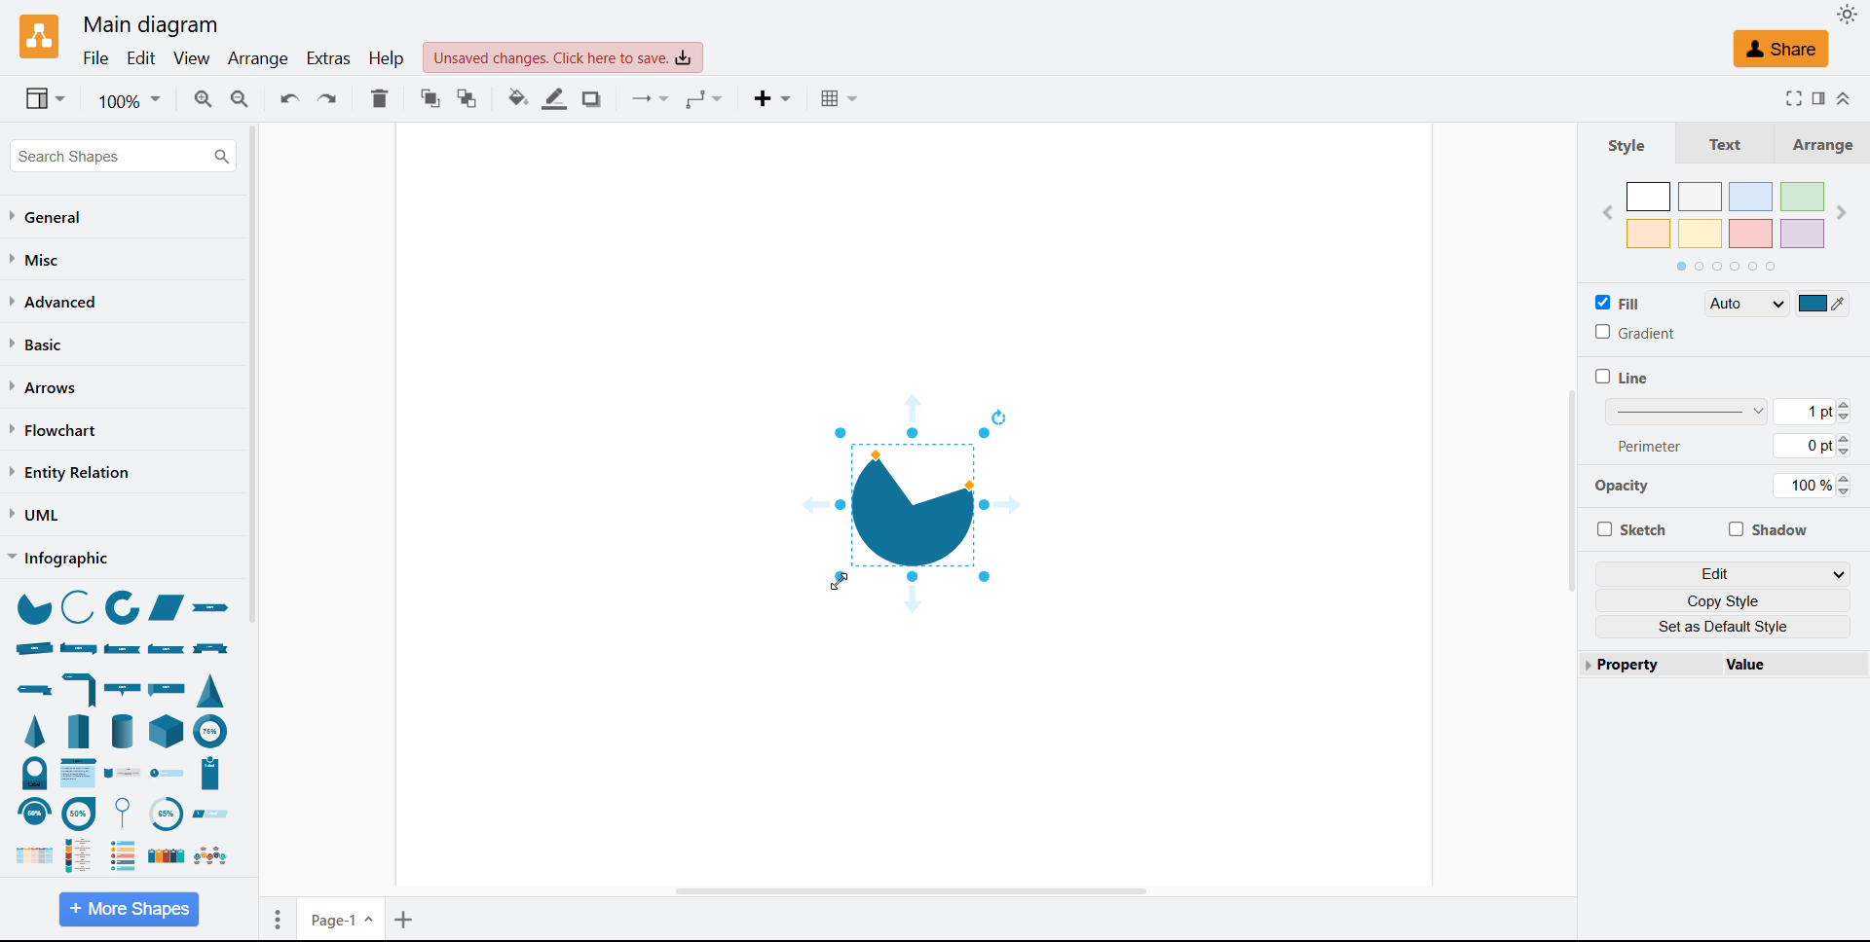 The width and height of the screenshot is (1870, 942). Describe the element at coordinates (1811, 446) in the screenshot. I see `Set line perimeter ` at that location.